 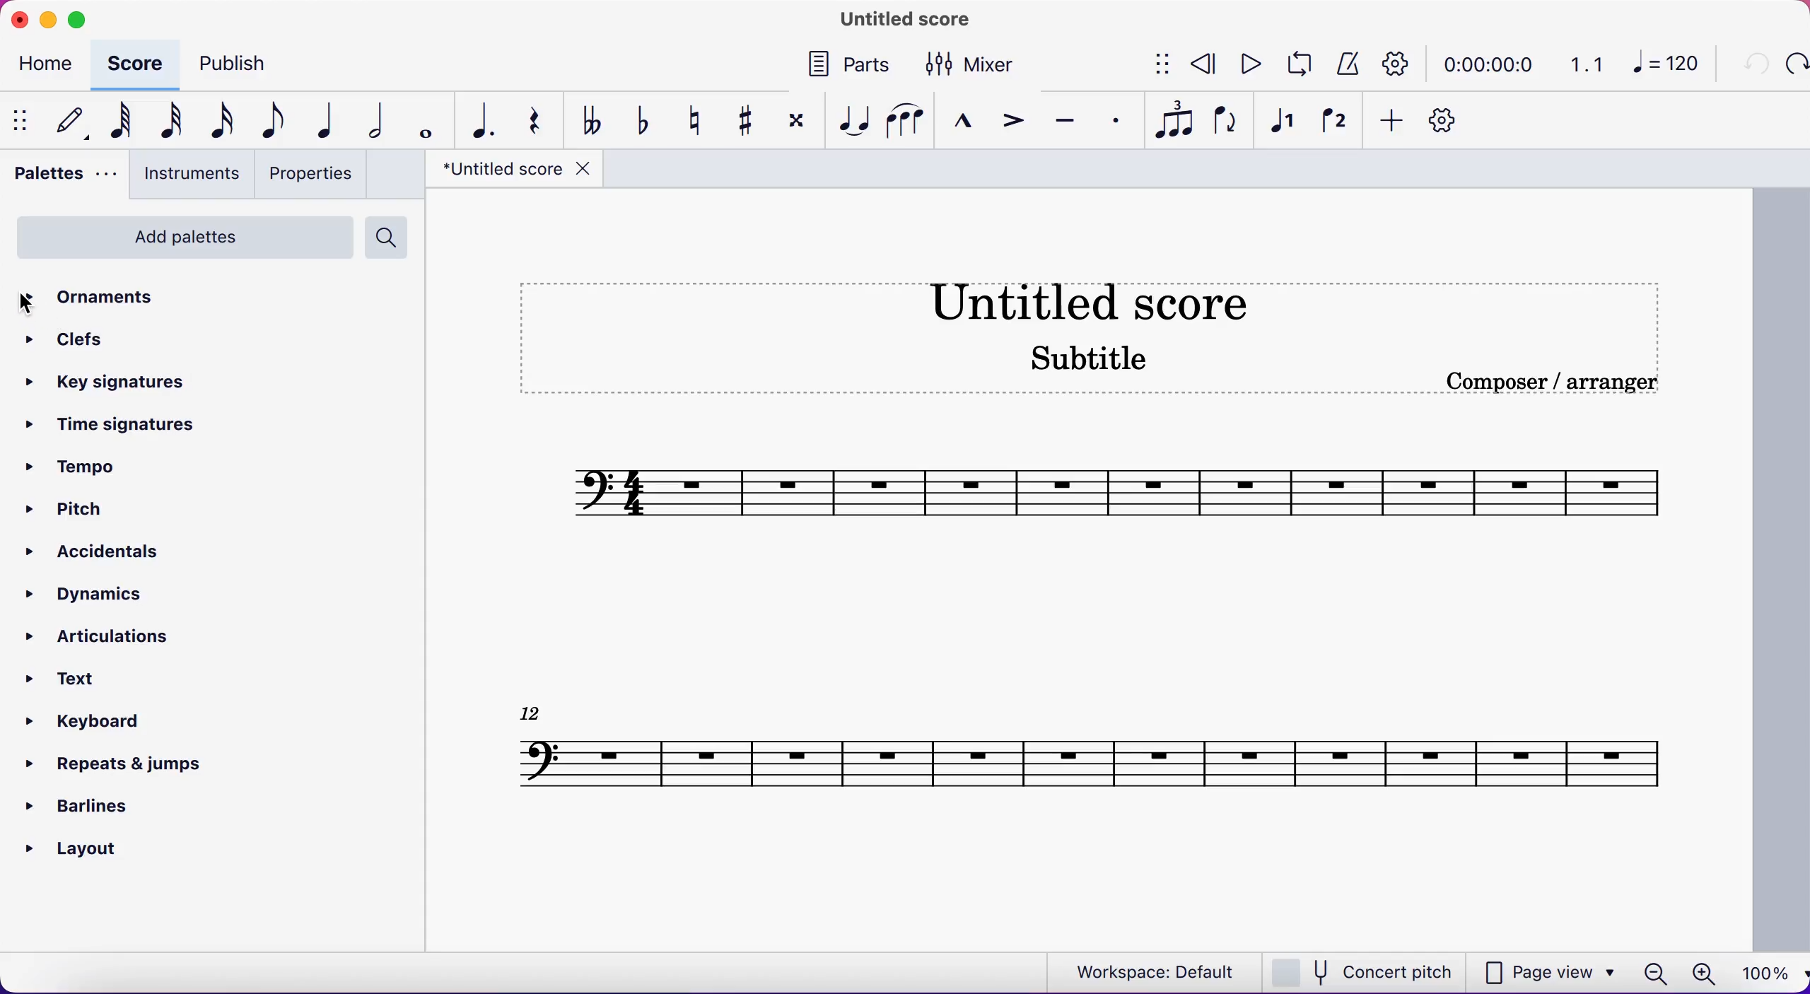 What do you see at coordinates (898, 21) in the screenshot?
I see `title` at bounding box center [898, 21].